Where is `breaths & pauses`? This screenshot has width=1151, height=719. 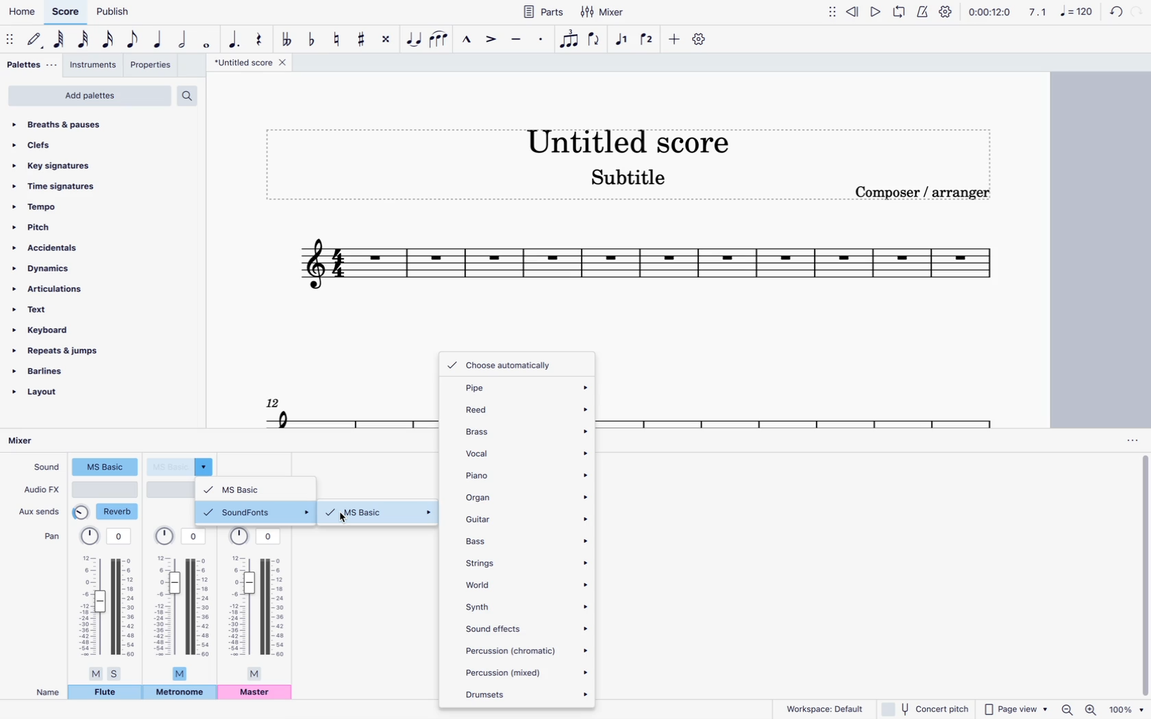 breaths & pauses is located at coordinates (99, 125).